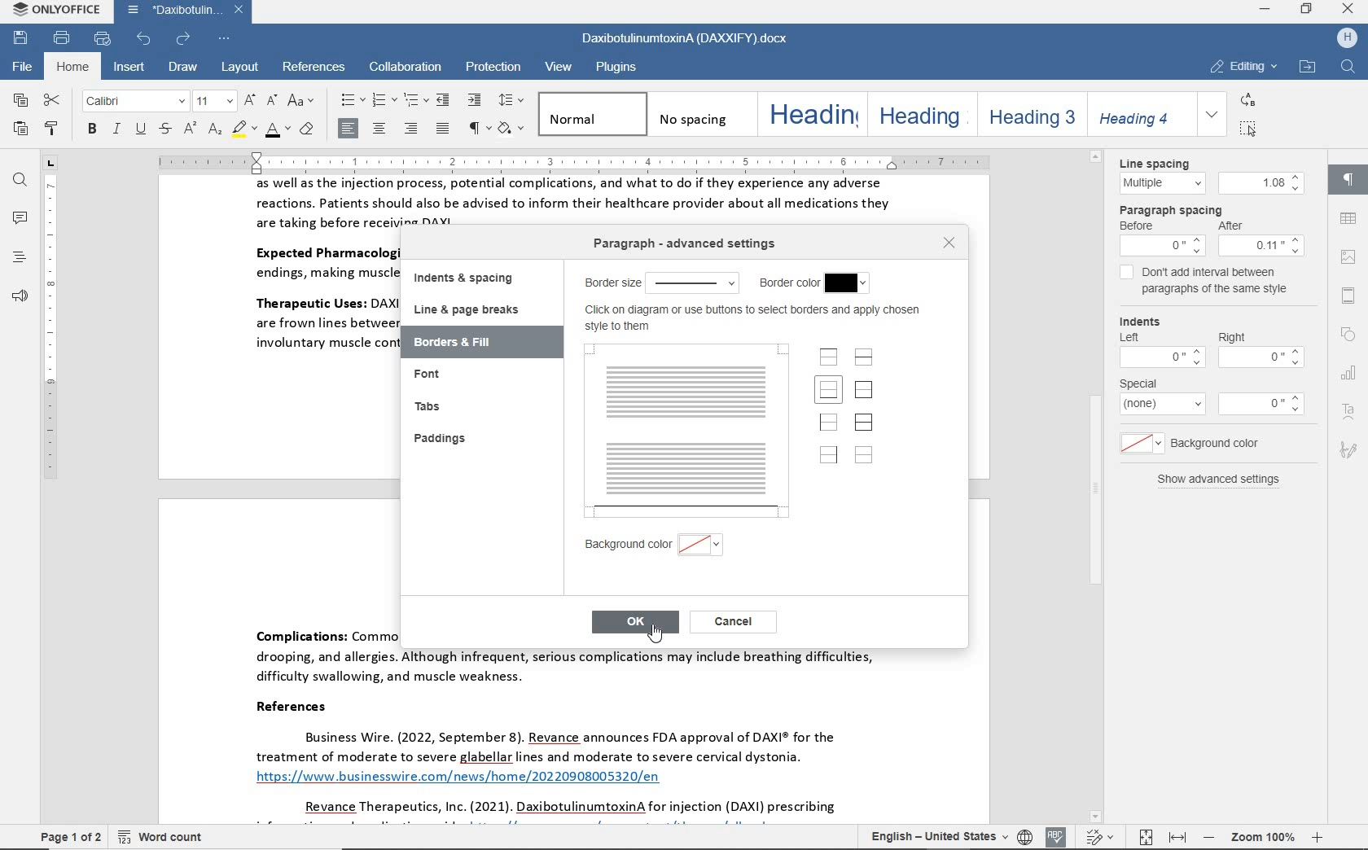 The width and height of the screenshot is (1368, 850). Describe the element at coordinates (431, 375) in the screenshot. I see `font` at that location.